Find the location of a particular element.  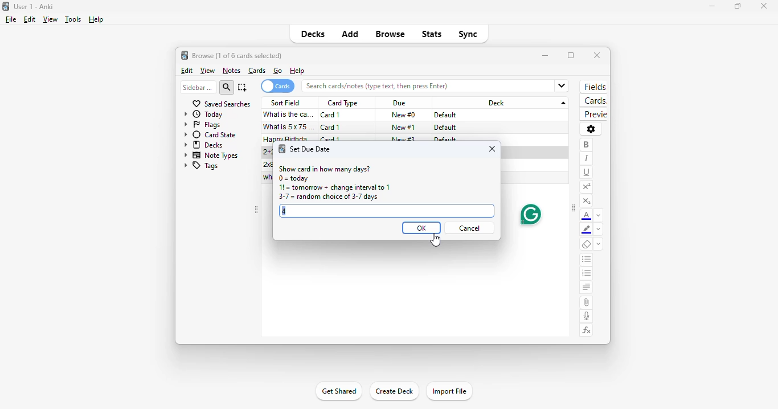

alignment is located at coordinates (586, 288).